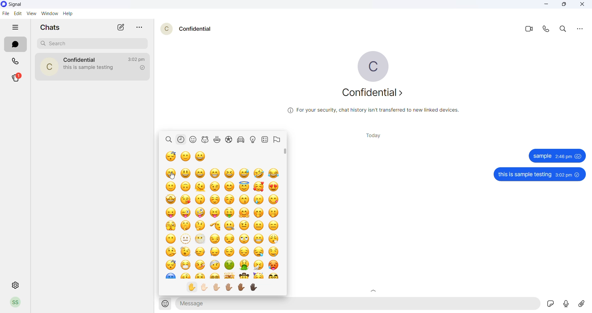 The height and width of the screenshot is (313, 592). Describe the element at coordinates (220, 220) in the screenshot. I see `emojis` at that location.